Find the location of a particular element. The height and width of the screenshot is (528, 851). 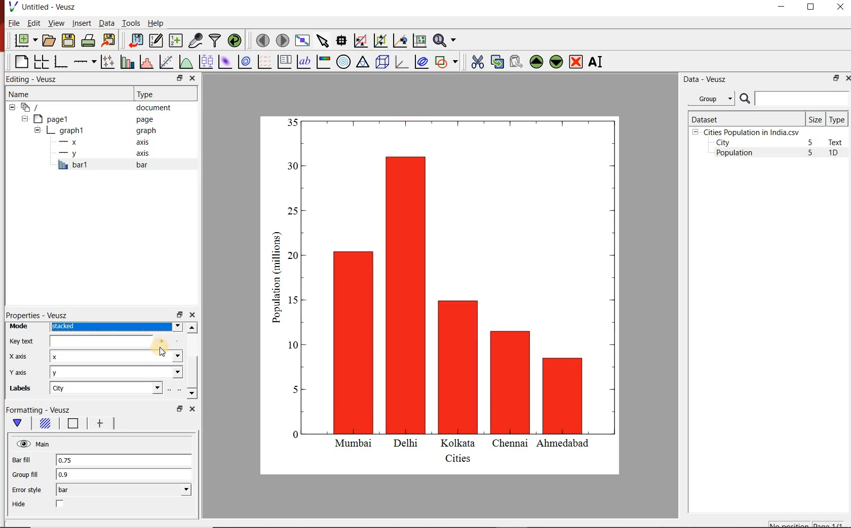

read data points on the graph is located at coordinates (341, 39).